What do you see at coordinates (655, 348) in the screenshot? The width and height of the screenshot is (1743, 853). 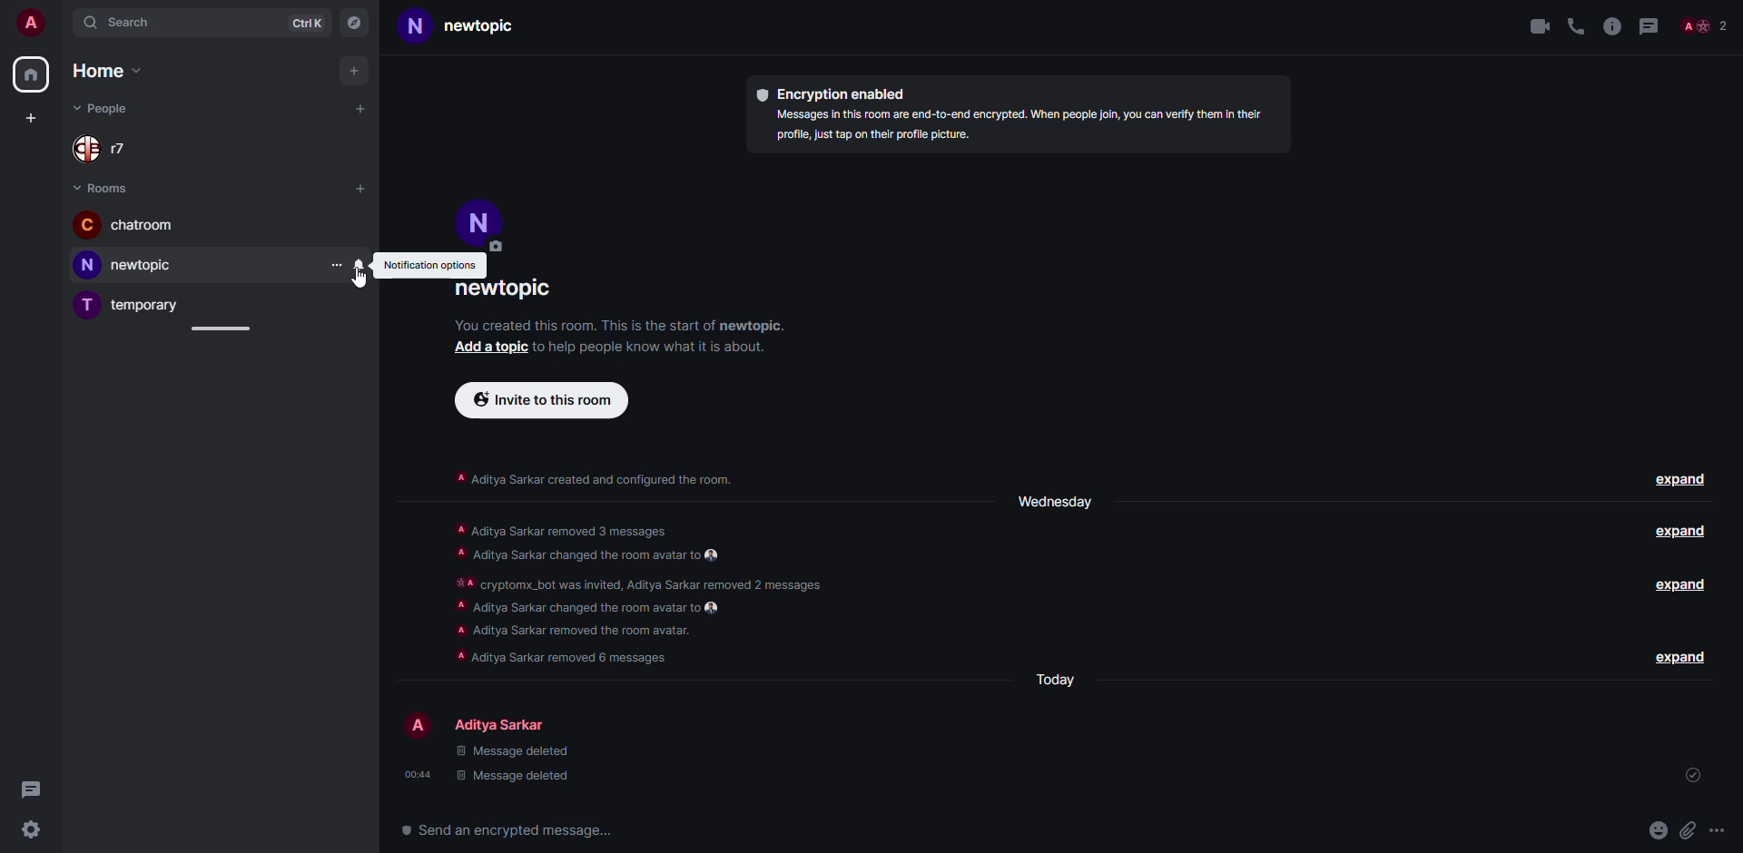 I see `info` at bounding box center [655, 348].